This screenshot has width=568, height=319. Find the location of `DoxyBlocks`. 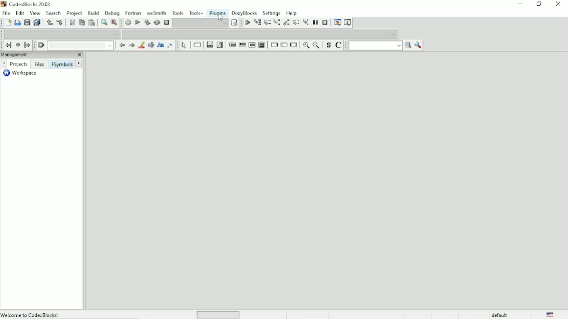

DoxyBlocks is located at coordinates (244, 12).